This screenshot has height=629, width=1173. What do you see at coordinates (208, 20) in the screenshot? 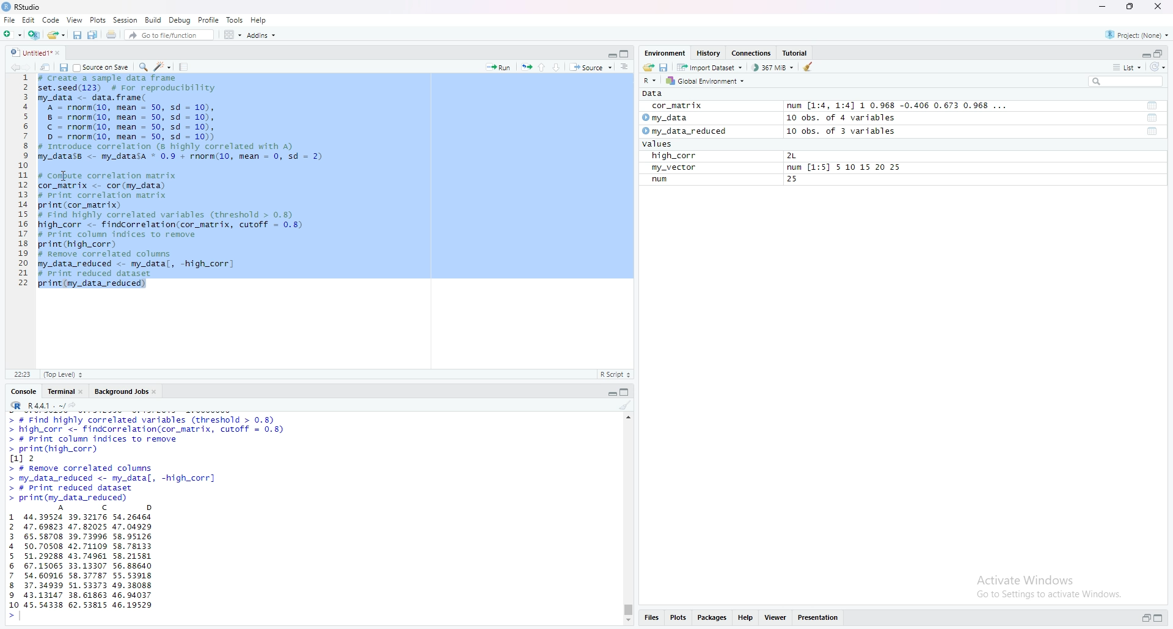
I see `Profile` at bounding box center [208, 20].